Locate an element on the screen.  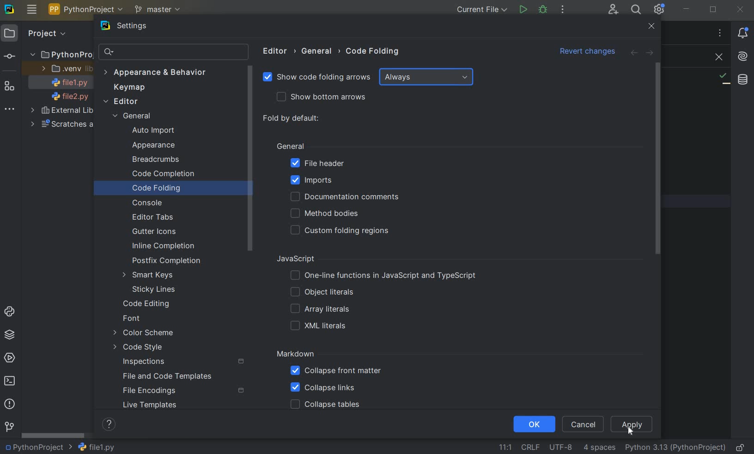
FORWARD is located at coordinates (651, 54).